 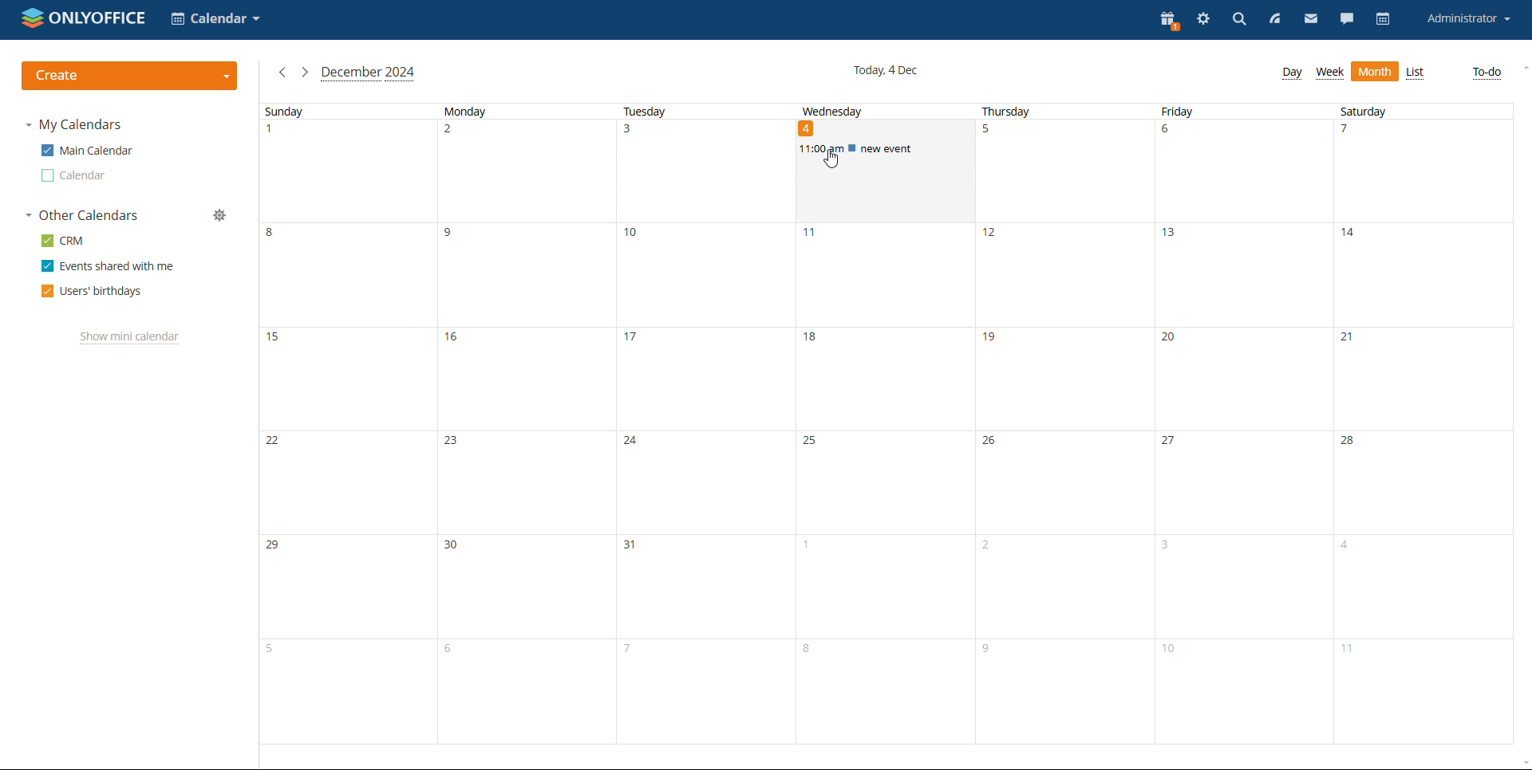 What do you see at coordinates (1487, 72) in the screenshot?
I see `to-do` at bounding box center [1487, 72].